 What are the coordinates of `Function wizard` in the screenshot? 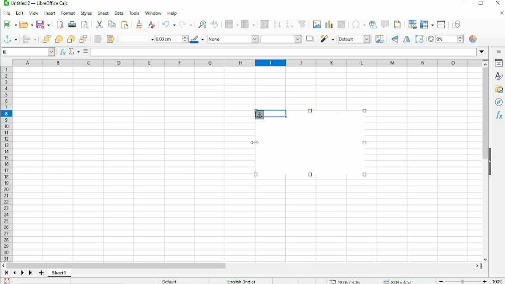 It's located at (62, 52).